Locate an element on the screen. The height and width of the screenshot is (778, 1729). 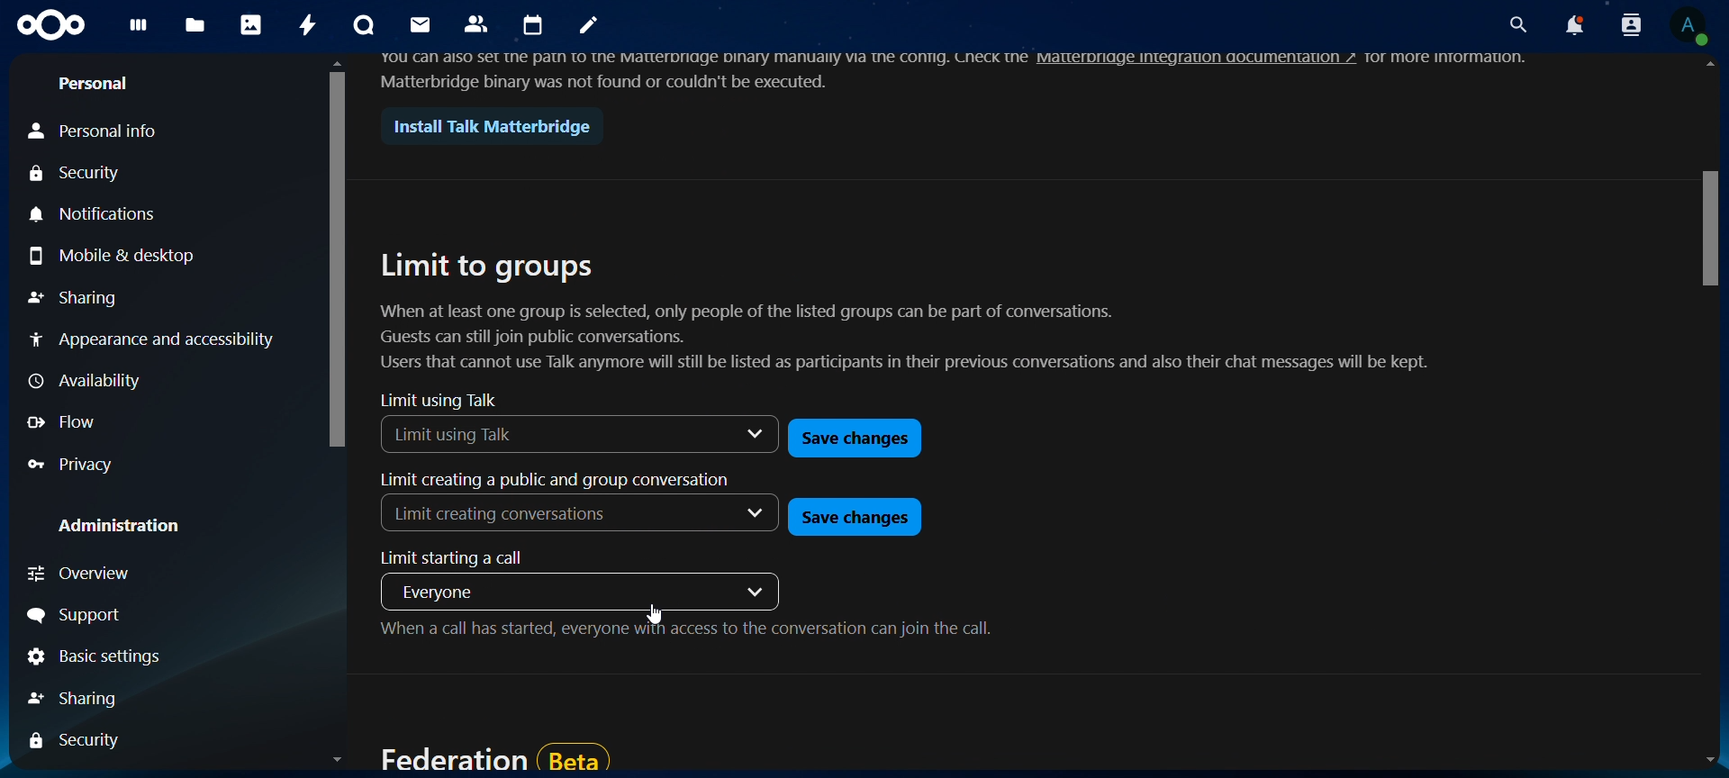
notifications is located at coordinates (1574, 25).